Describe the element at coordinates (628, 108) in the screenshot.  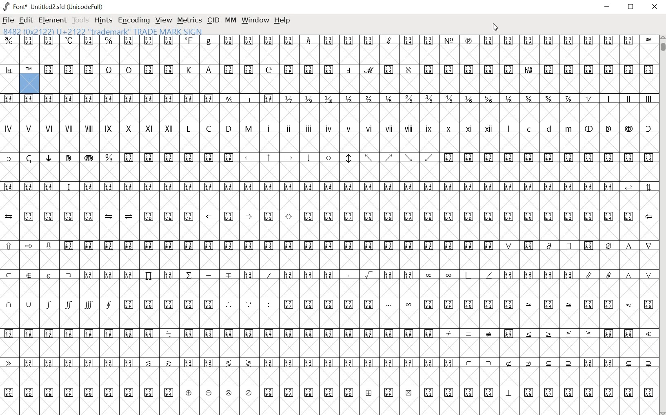
I see `roman characters` at that location.